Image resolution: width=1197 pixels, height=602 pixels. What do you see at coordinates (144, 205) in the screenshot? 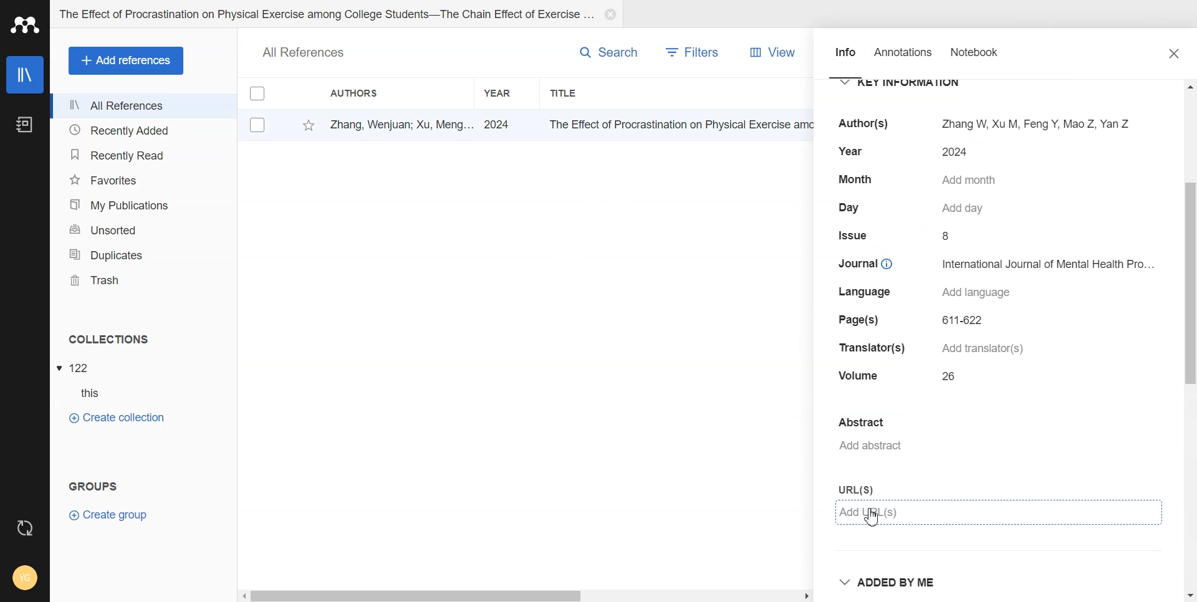
I see `My Publication` at bounding box center [144, 205].